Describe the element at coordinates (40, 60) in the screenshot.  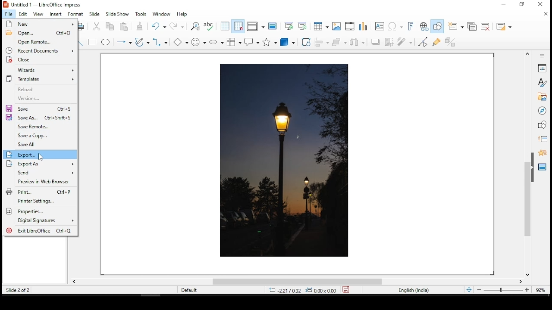
I see `close` at that location.